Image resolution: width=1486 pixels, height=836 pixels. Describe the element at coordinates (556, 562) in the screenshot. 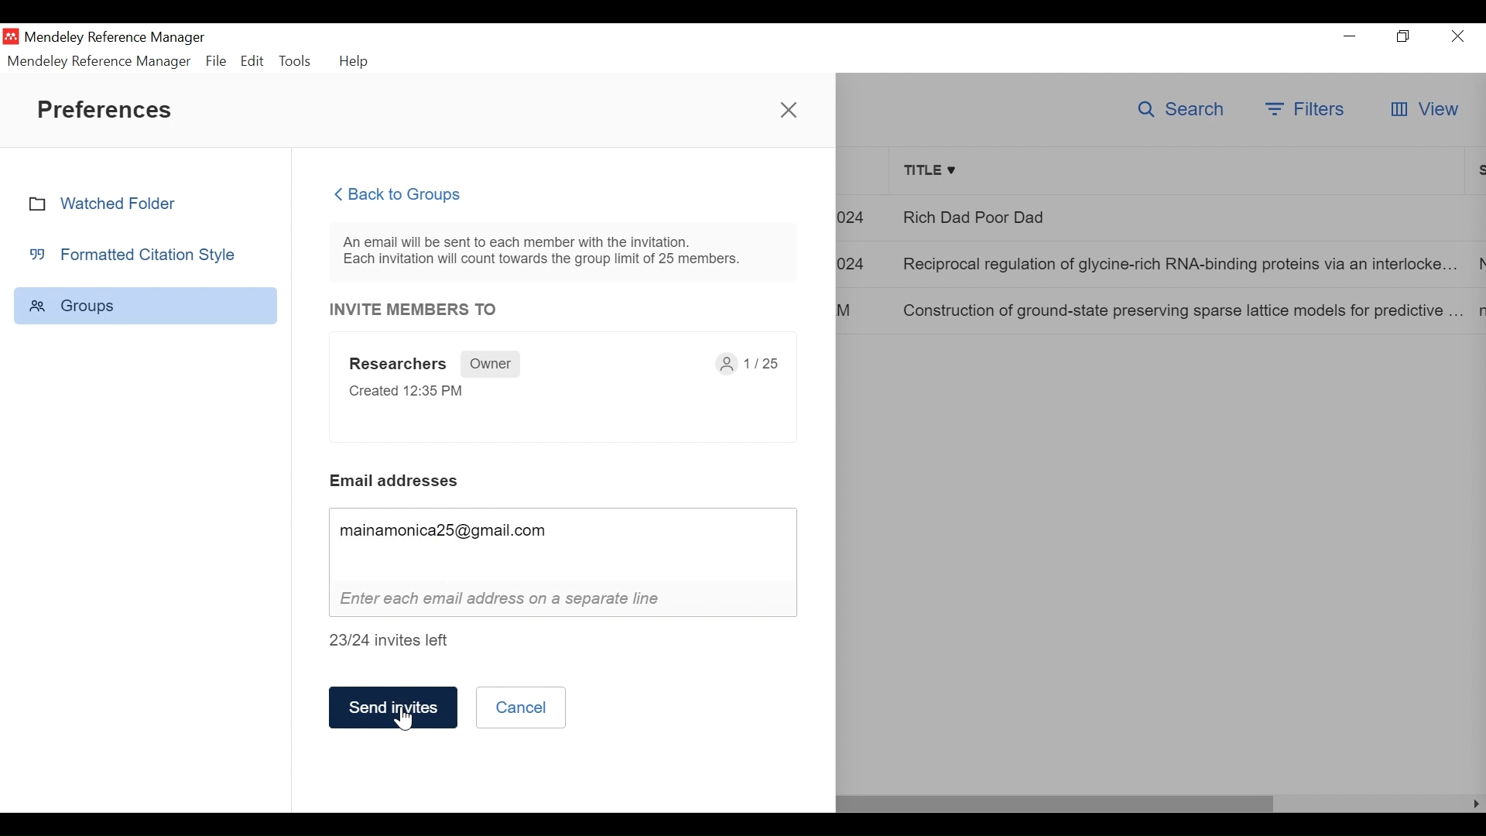

I see `mainamonica25@gmail.com
Enter each email address on a separate line` at that location.